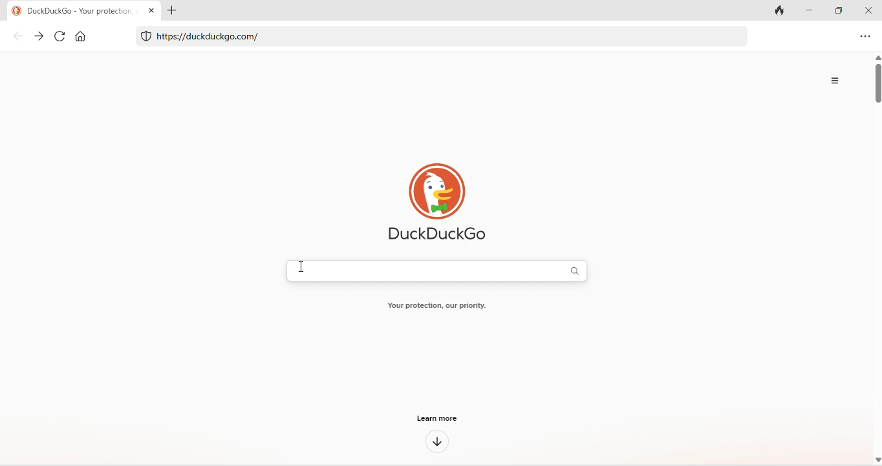  Describe the element at coordinates (834, 79) in the screenshot. I see `option` at that location.